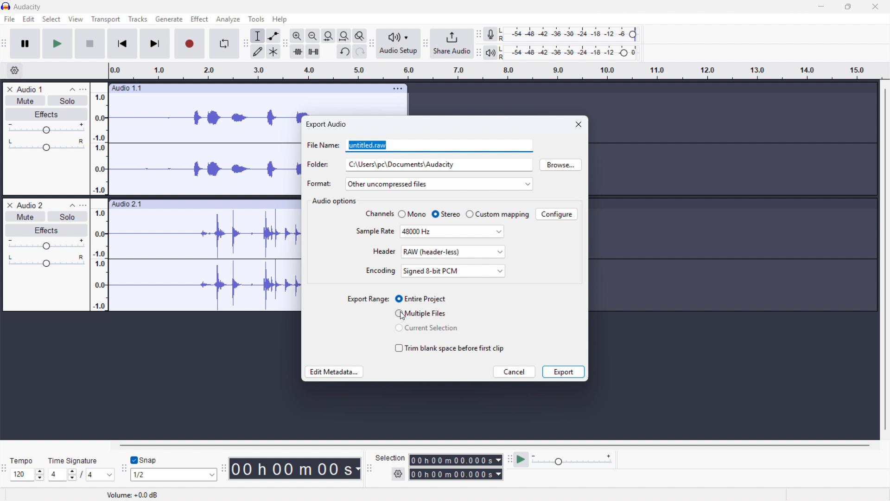  What do you see at coordinates (453, 252) in the screenshot?
I see `Select header ` at bounding box center [453, 252].